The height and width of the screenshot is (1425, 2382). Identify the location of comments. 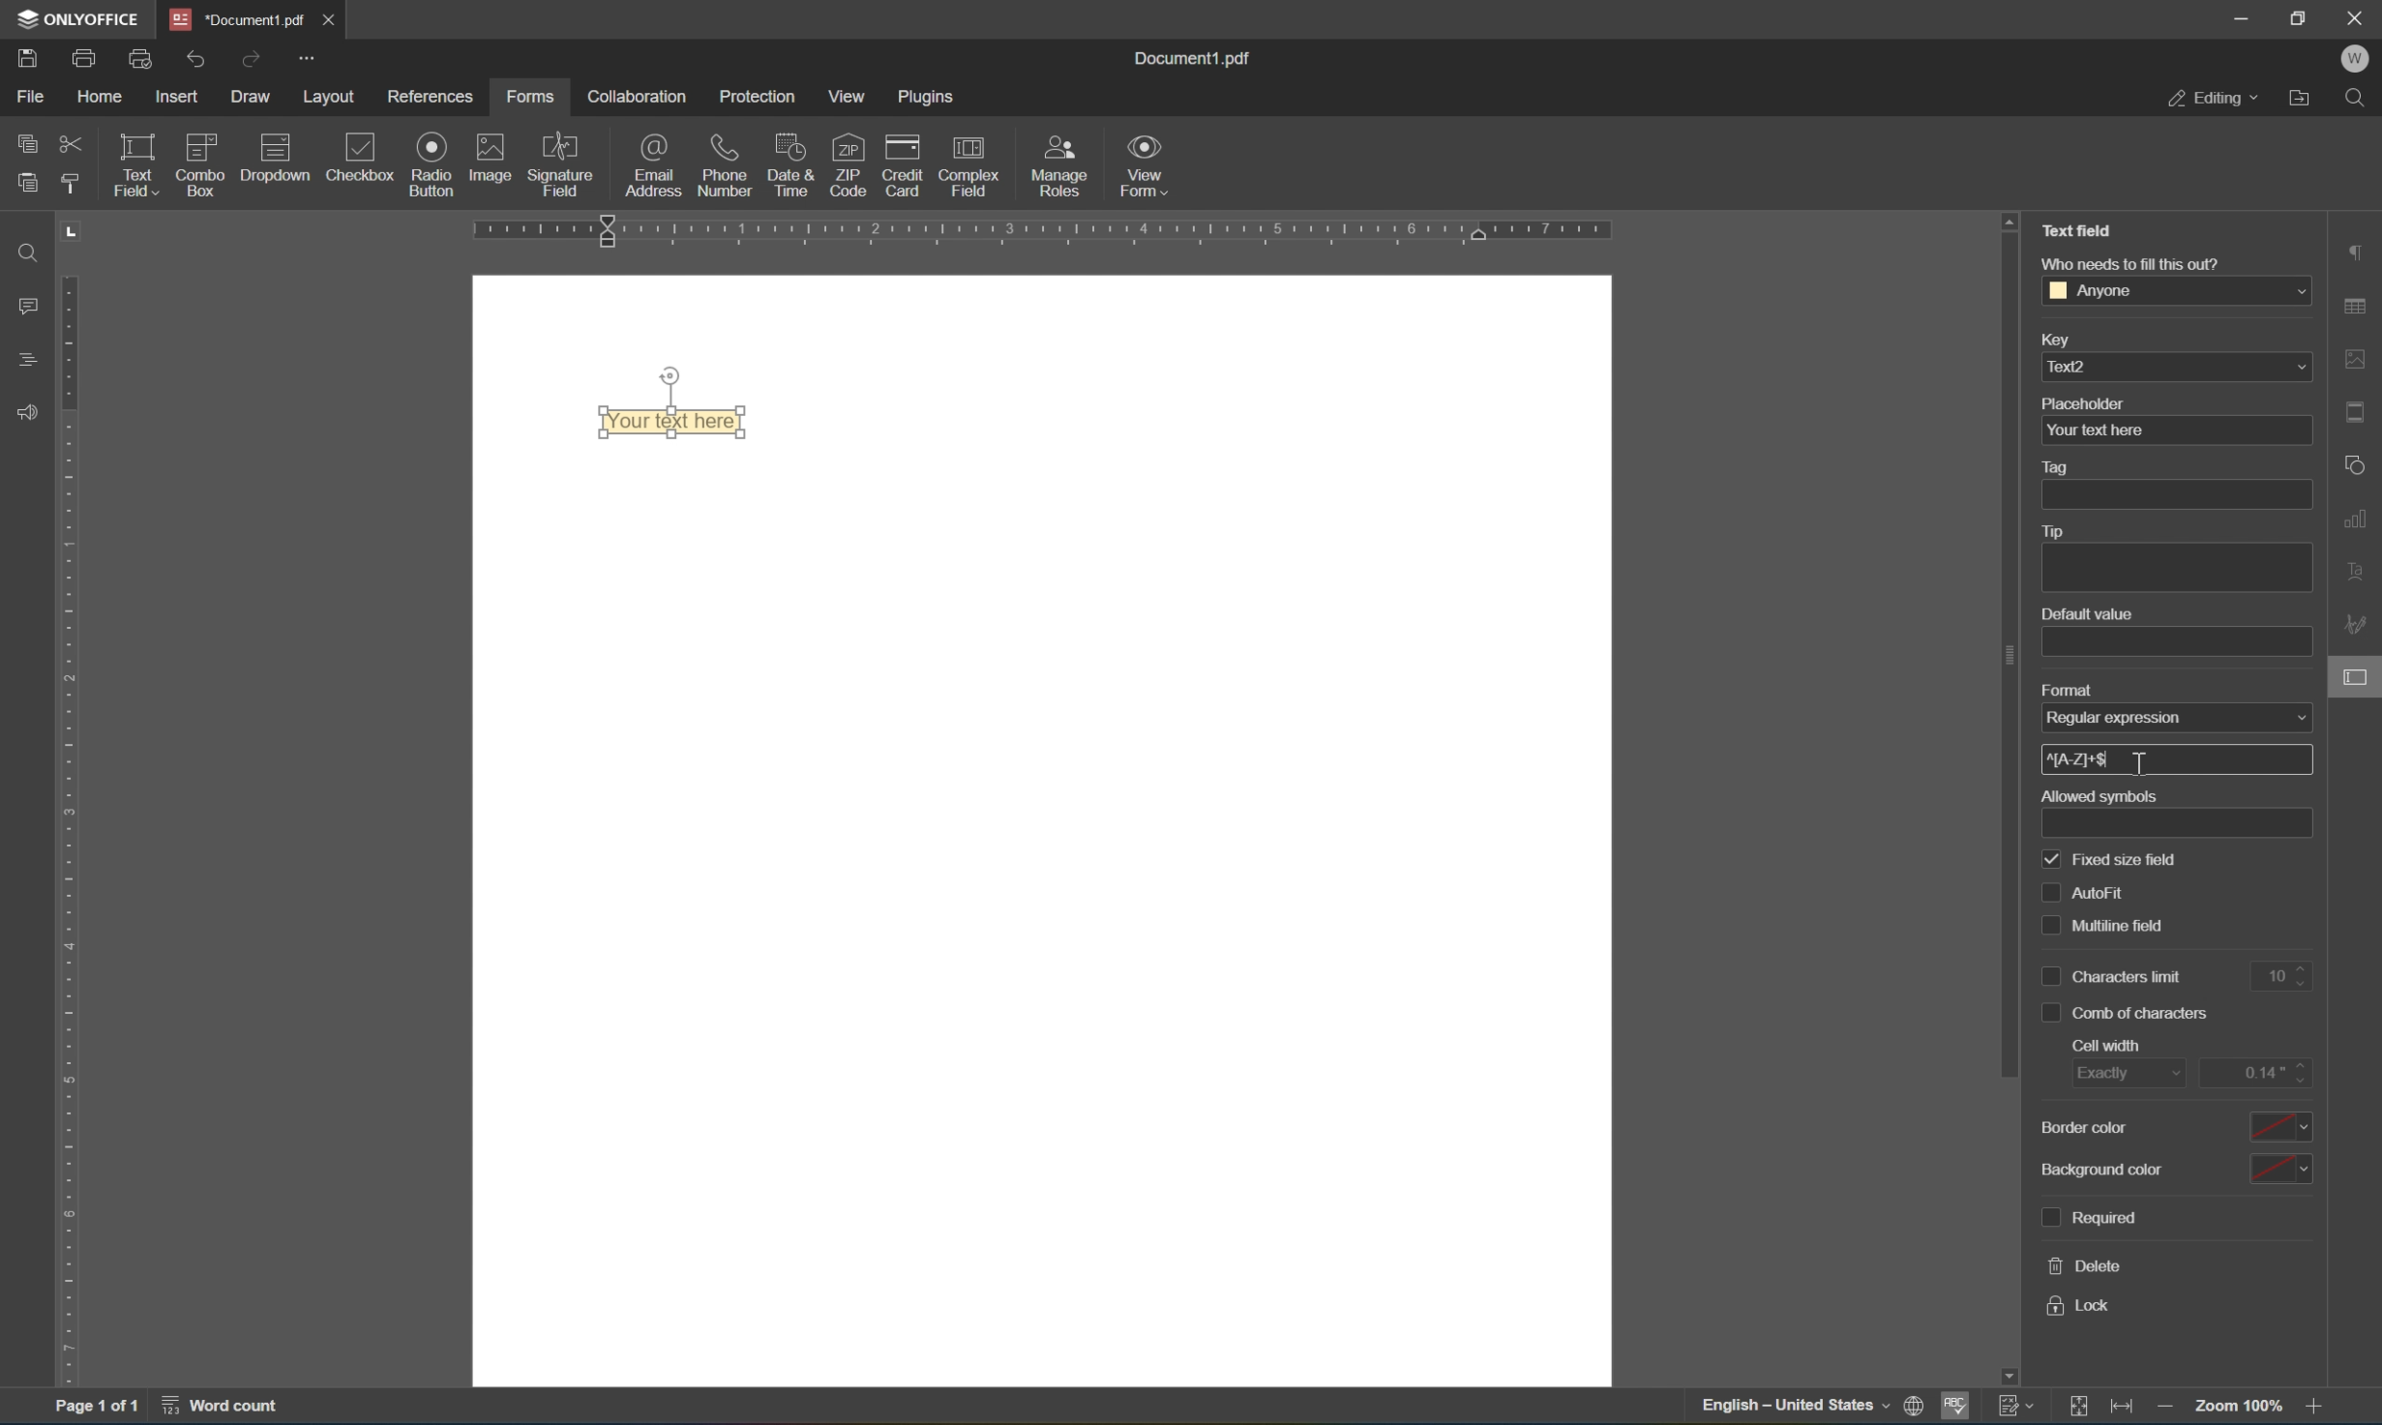
(22, 308).